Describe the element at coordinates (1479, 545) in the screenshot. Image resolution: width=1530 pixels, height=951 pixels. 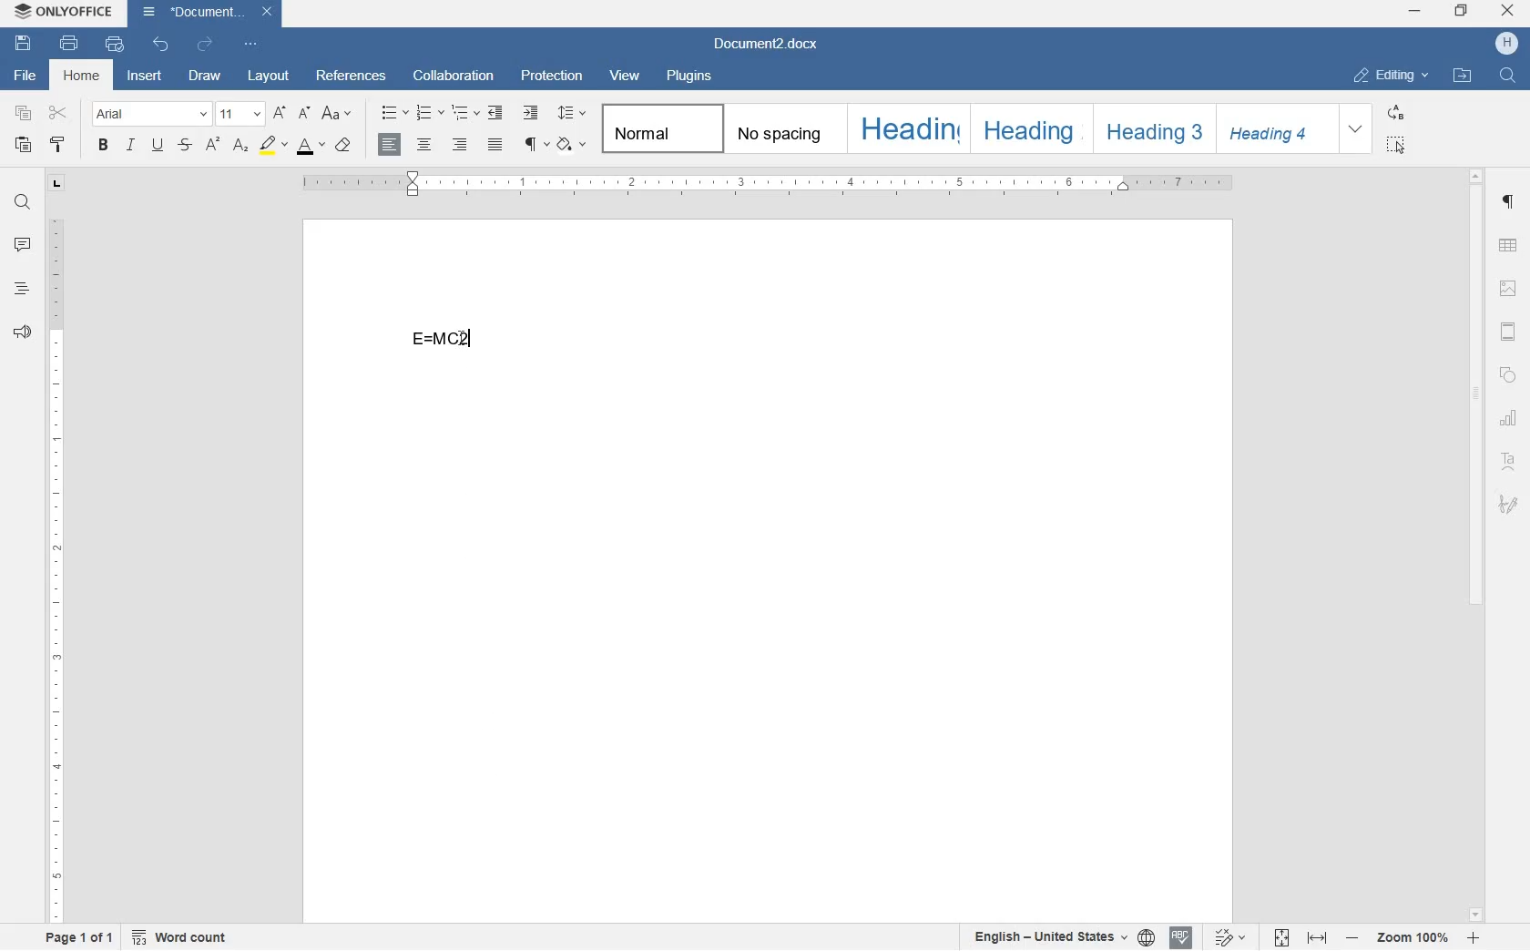
I see `scrollbar` at that location.